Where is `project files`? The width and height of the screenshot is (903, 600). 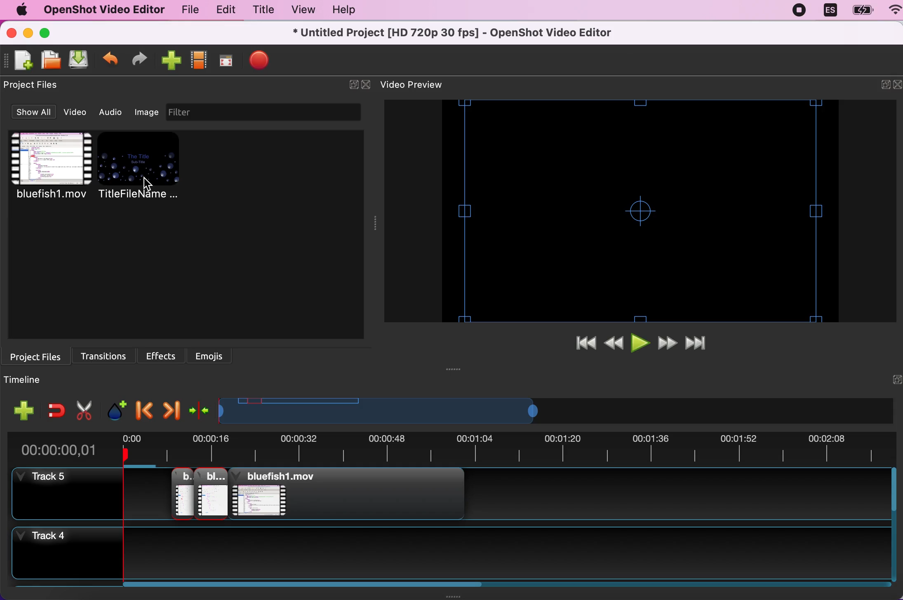 project files is located at coordinates (39, 356).